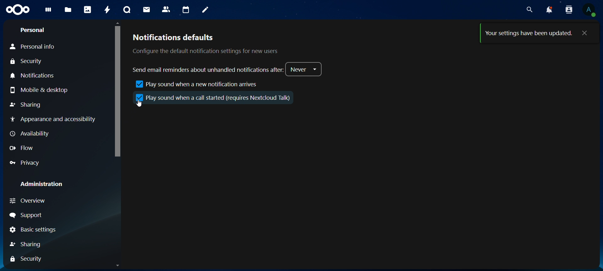 The image size is (603, 271). What do you see at coordinates (193, 84) in the screenshot?
I see `play sound when a new notification arrives` at bounding box center [193, 84].